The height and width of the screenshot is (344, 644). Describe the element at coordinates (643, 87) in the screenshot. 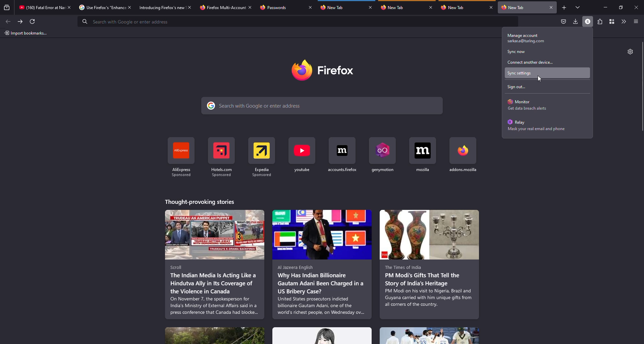

I see `scroll bar` at that location.